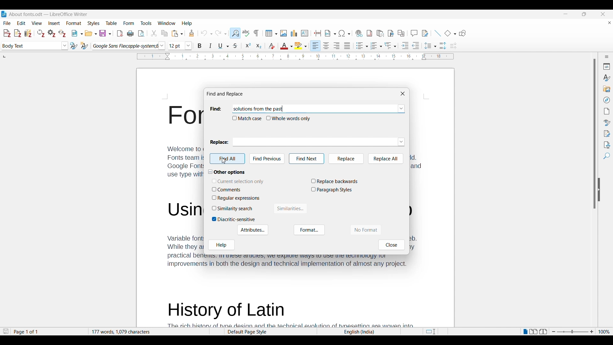  What do you see at coordinates (315, 46) in the screenshot?
I see `Align left, current selection, highlighted` at bounding box center [315, 46].